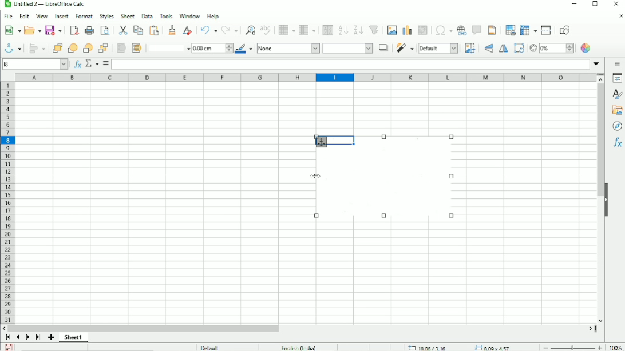 The height and width of the screenshot is (351, 625). What do you see at coordinates (11, 47) in the screenshot?
I see `Select anchor for objects` at bounding box center [11, 47].